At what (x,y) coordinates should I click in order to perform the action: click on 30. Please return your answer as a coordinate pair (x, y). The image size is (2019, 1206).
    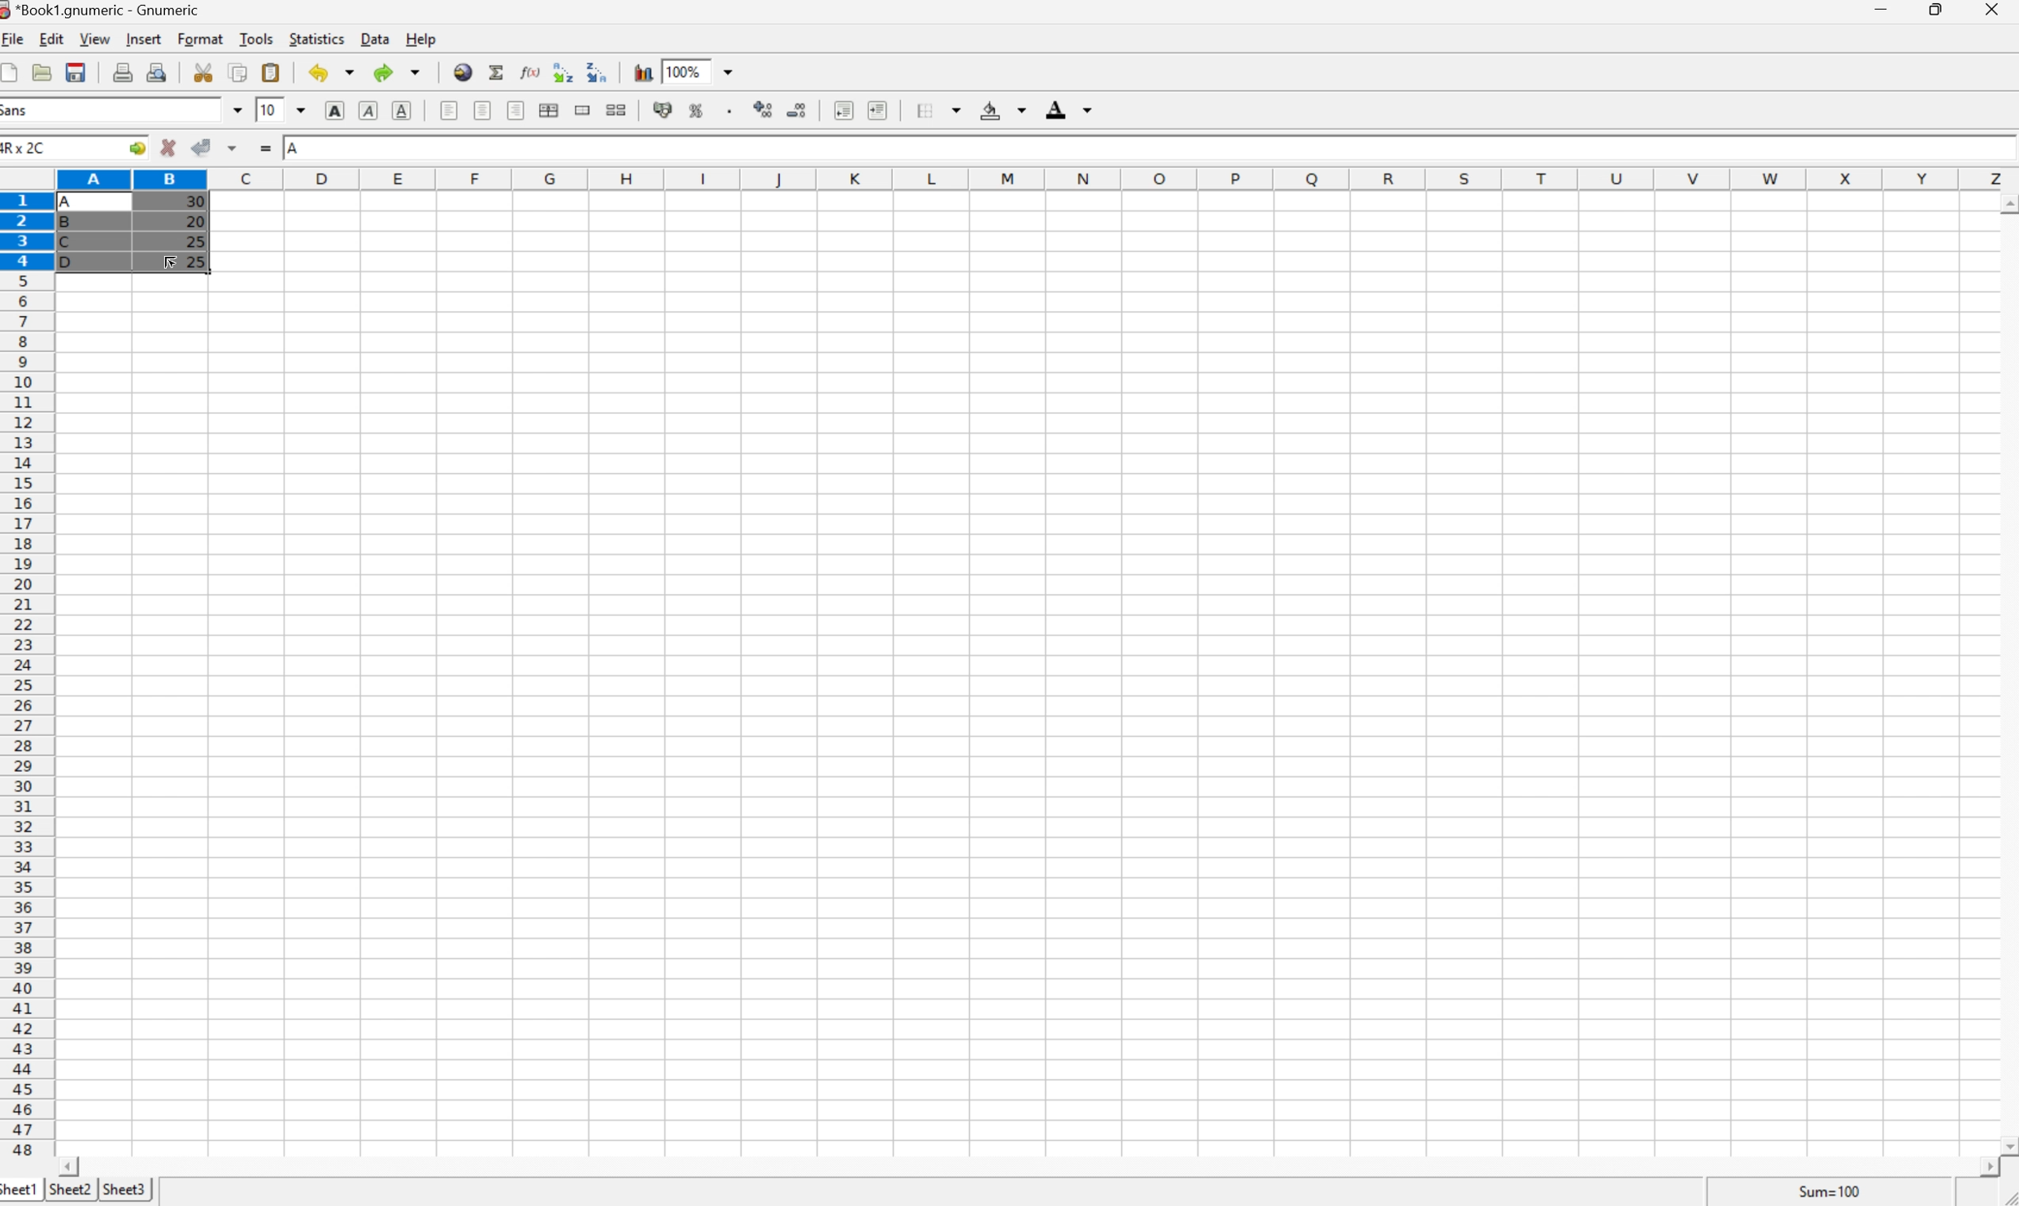
    Looking at the image, I should click on (194, 203).